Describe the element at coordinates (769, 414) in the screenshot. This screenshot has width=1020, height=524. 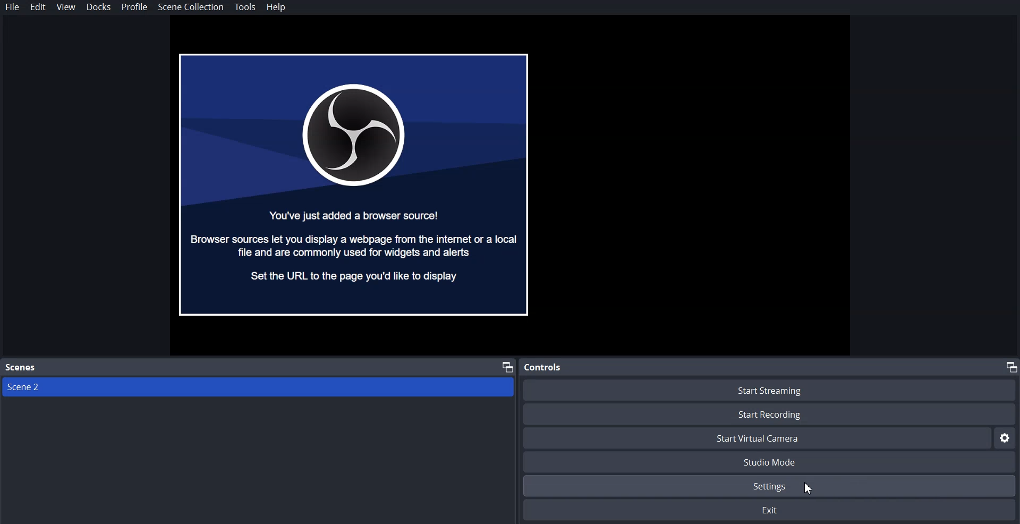
I see `Start Recording` at that location.